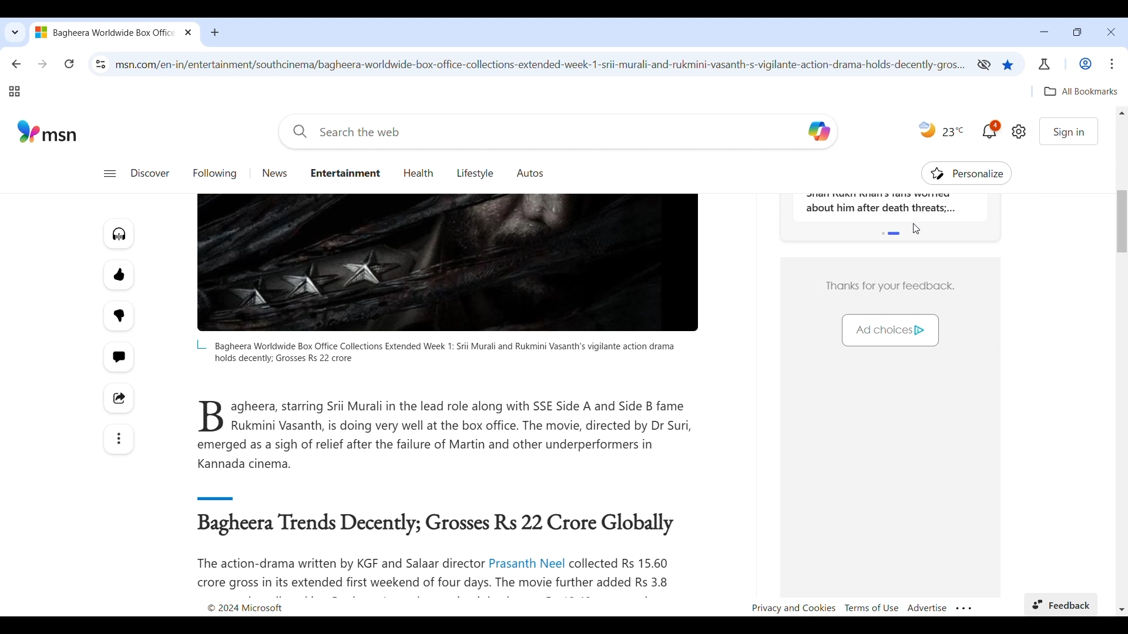 This screenshot has width=1128, height=634. I want to click on Current tab with logo of current site, so click(105, 32).